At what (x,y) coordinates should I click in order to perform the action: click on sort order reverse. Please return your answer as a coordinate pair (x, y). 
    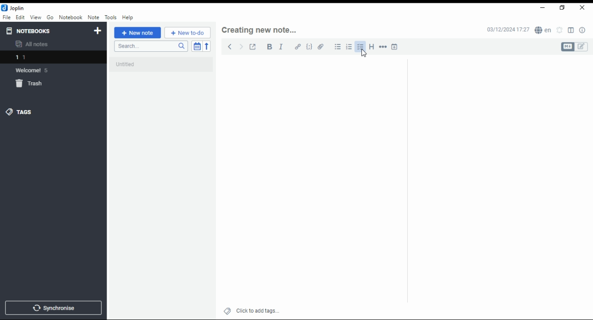
    Looking at the image, I should click on (207, 46).